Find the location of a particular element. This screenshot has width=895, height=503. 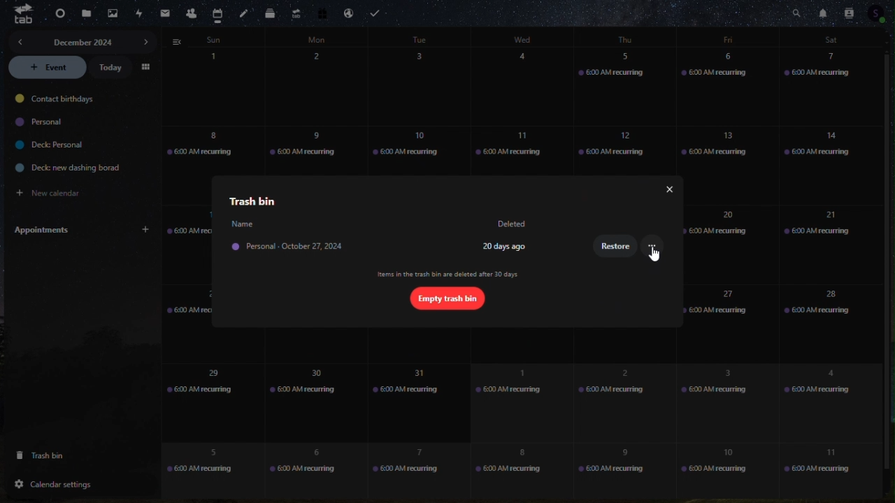

restore is located at coordinates (617, 248).